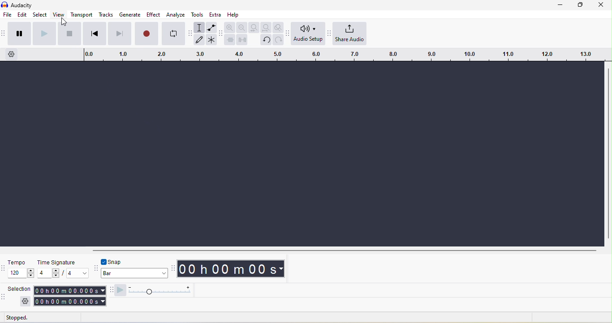 The width and height of the screenshot is (612, 323). Describe the element at coordinates (18, 262) in the screenshot. I see `tempo` at that location.